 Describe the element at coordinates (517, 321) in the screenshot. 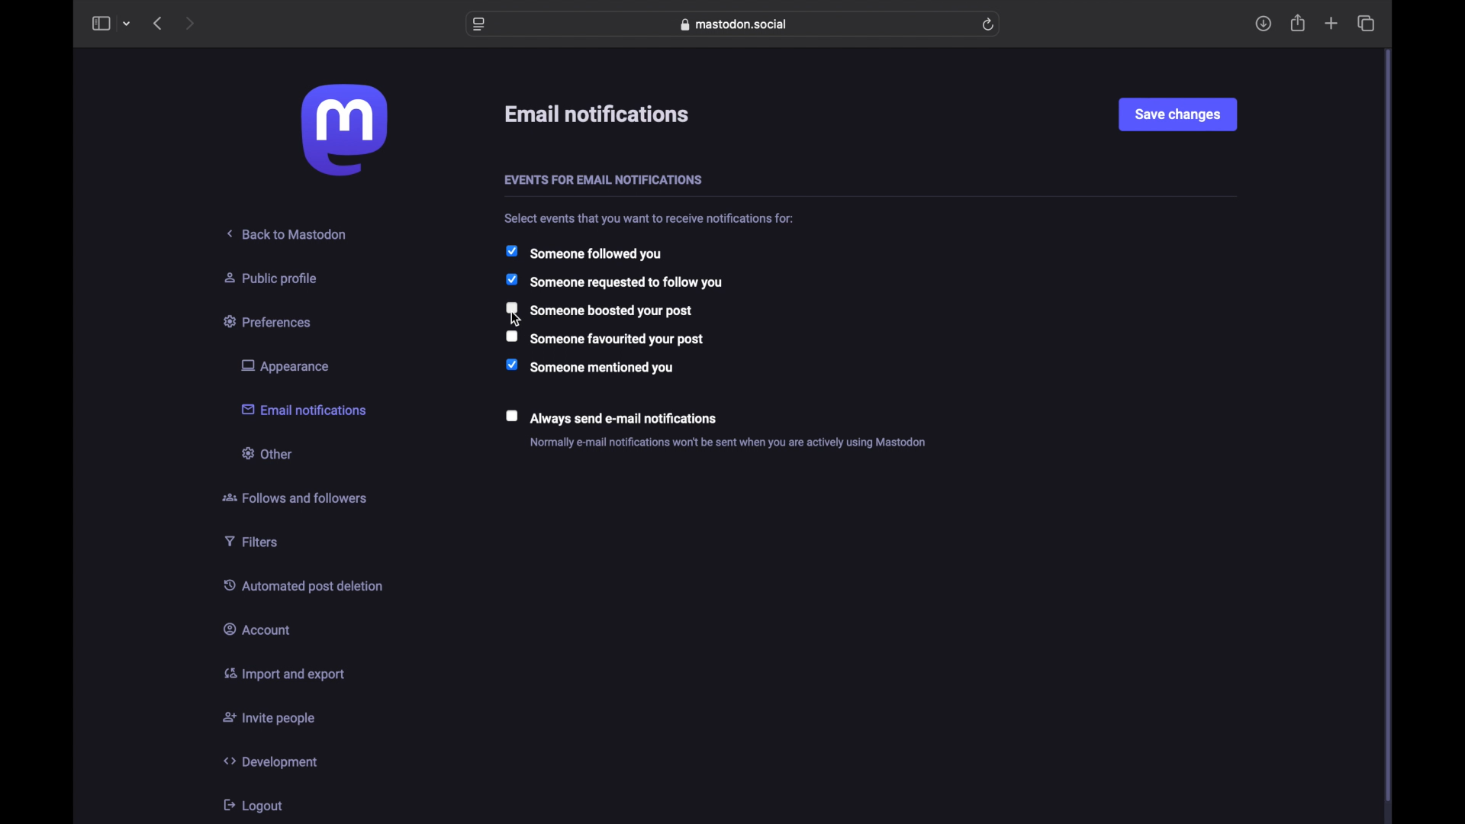

I see `cursor` at that location.